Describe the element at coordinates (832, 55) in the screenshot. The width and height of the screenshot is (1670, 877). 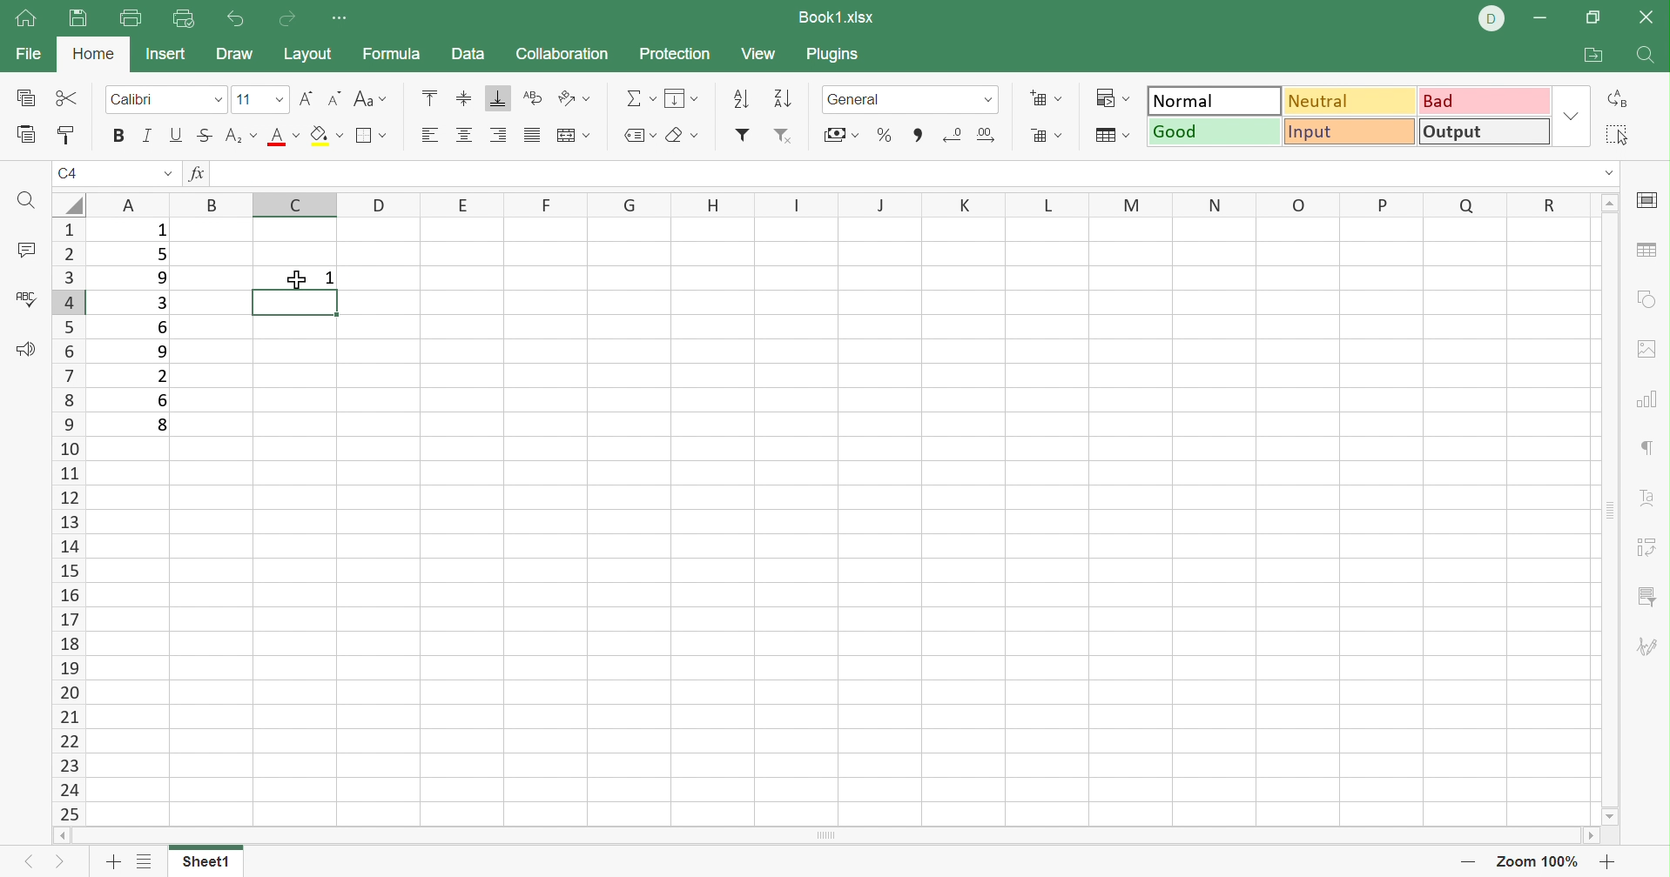
I see `Plugins` at that location.